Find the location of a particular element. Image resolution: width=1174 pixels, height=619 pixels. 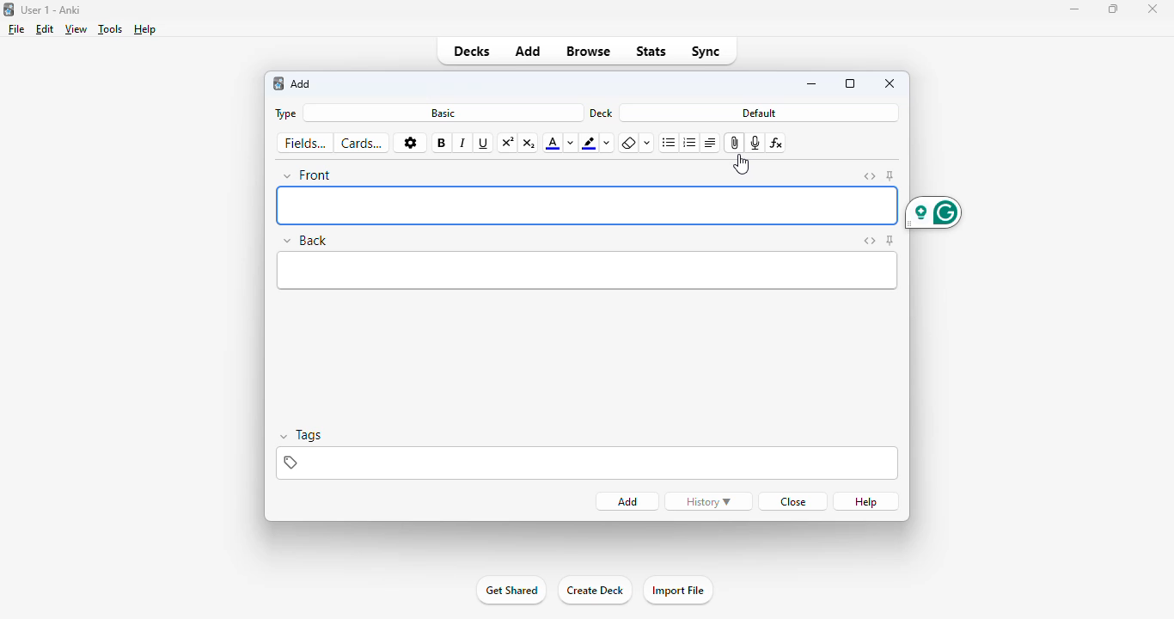

toggle sticky is located at coordinates (890, 241).